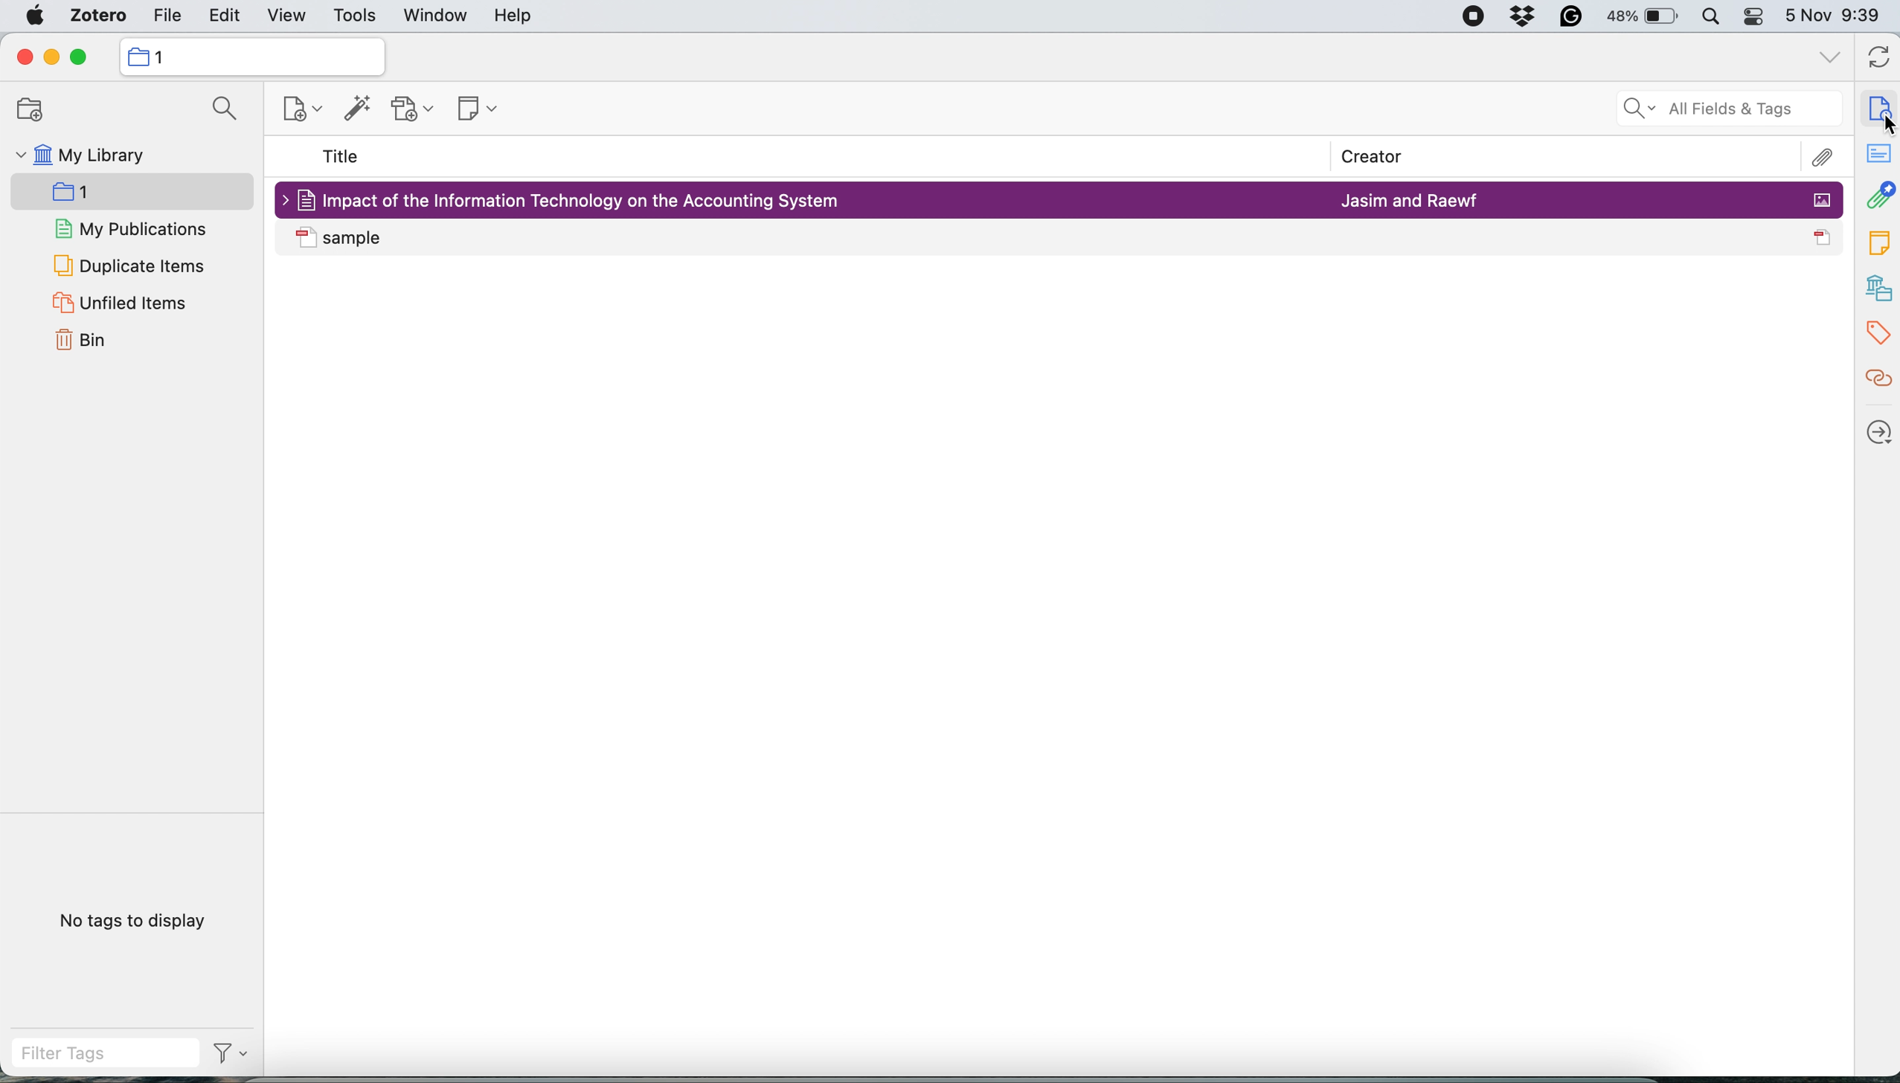 This screenshot has width=1900, height=1083. Describe the element at coordinates (1878, 287) in the screenshot. I see `libraries and collections` at that location.